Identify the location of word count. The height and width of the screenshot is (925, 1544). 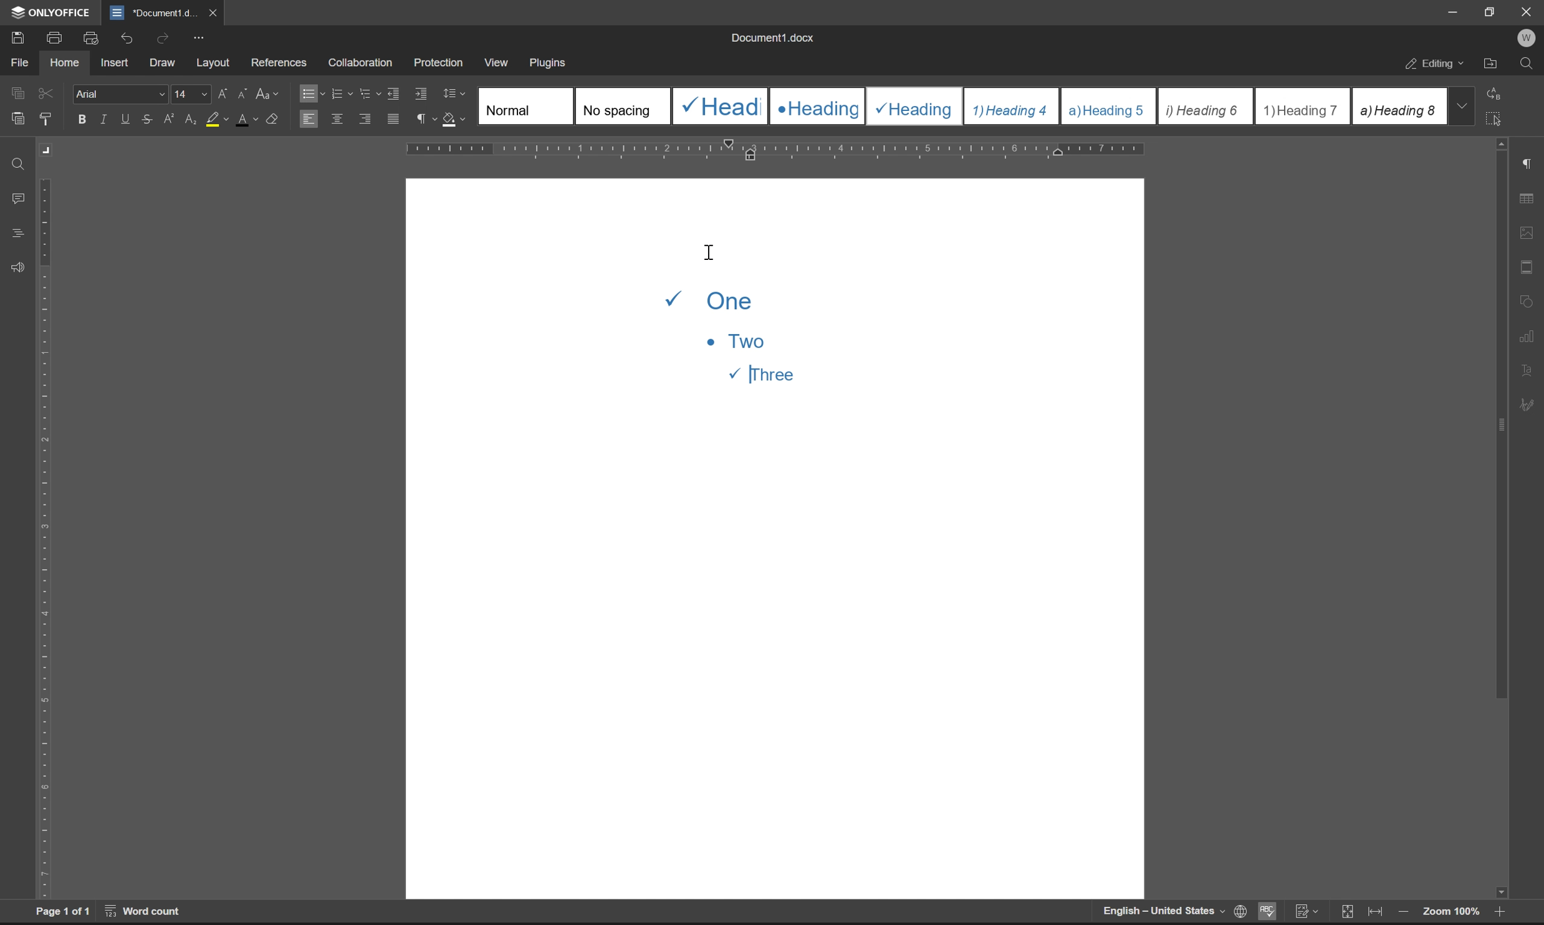
(145, 911).